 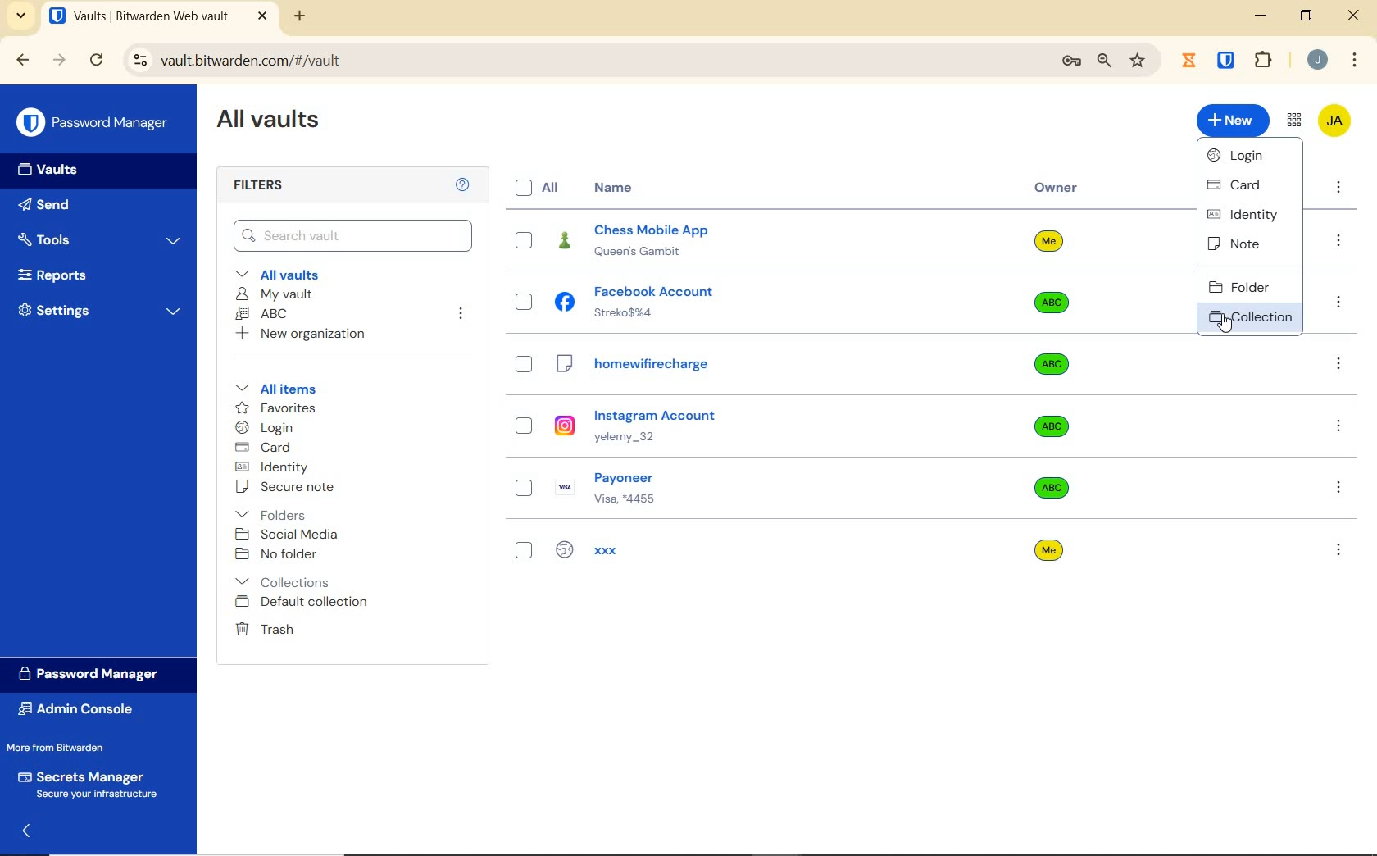 What do you see at coordinates (25, 833) in the screenshot?
I see `back` at bounding box center [25, 833].